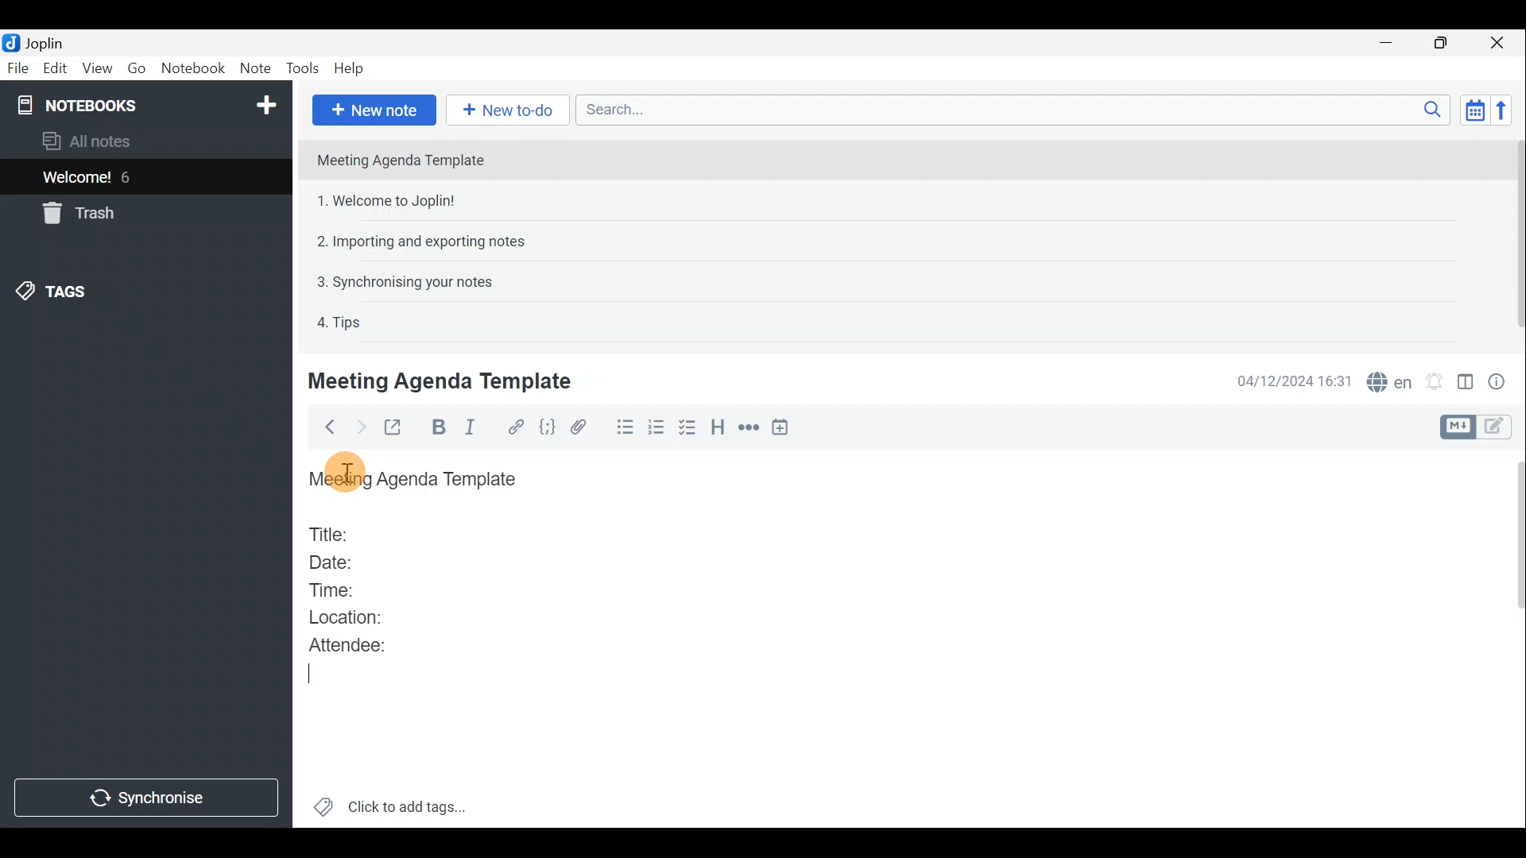 The width and height of the screenshot is (1526, 858). I want to click on 04/12/2024 16:31, so click(1287, 380).